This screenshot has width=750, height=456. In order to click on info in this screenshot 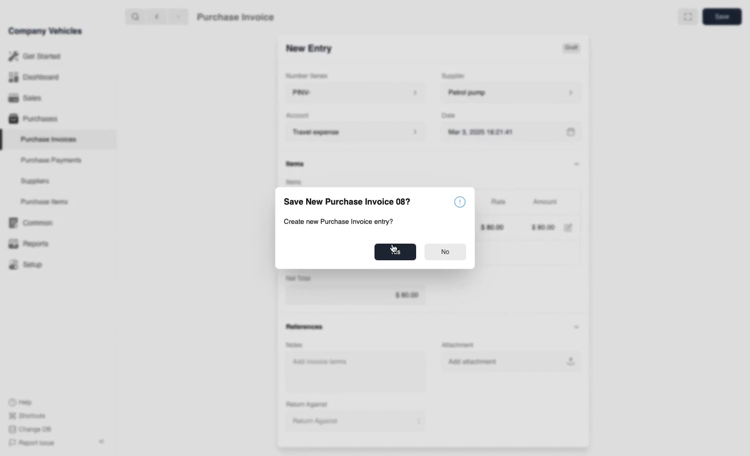, I will do `click(460, 202)`.